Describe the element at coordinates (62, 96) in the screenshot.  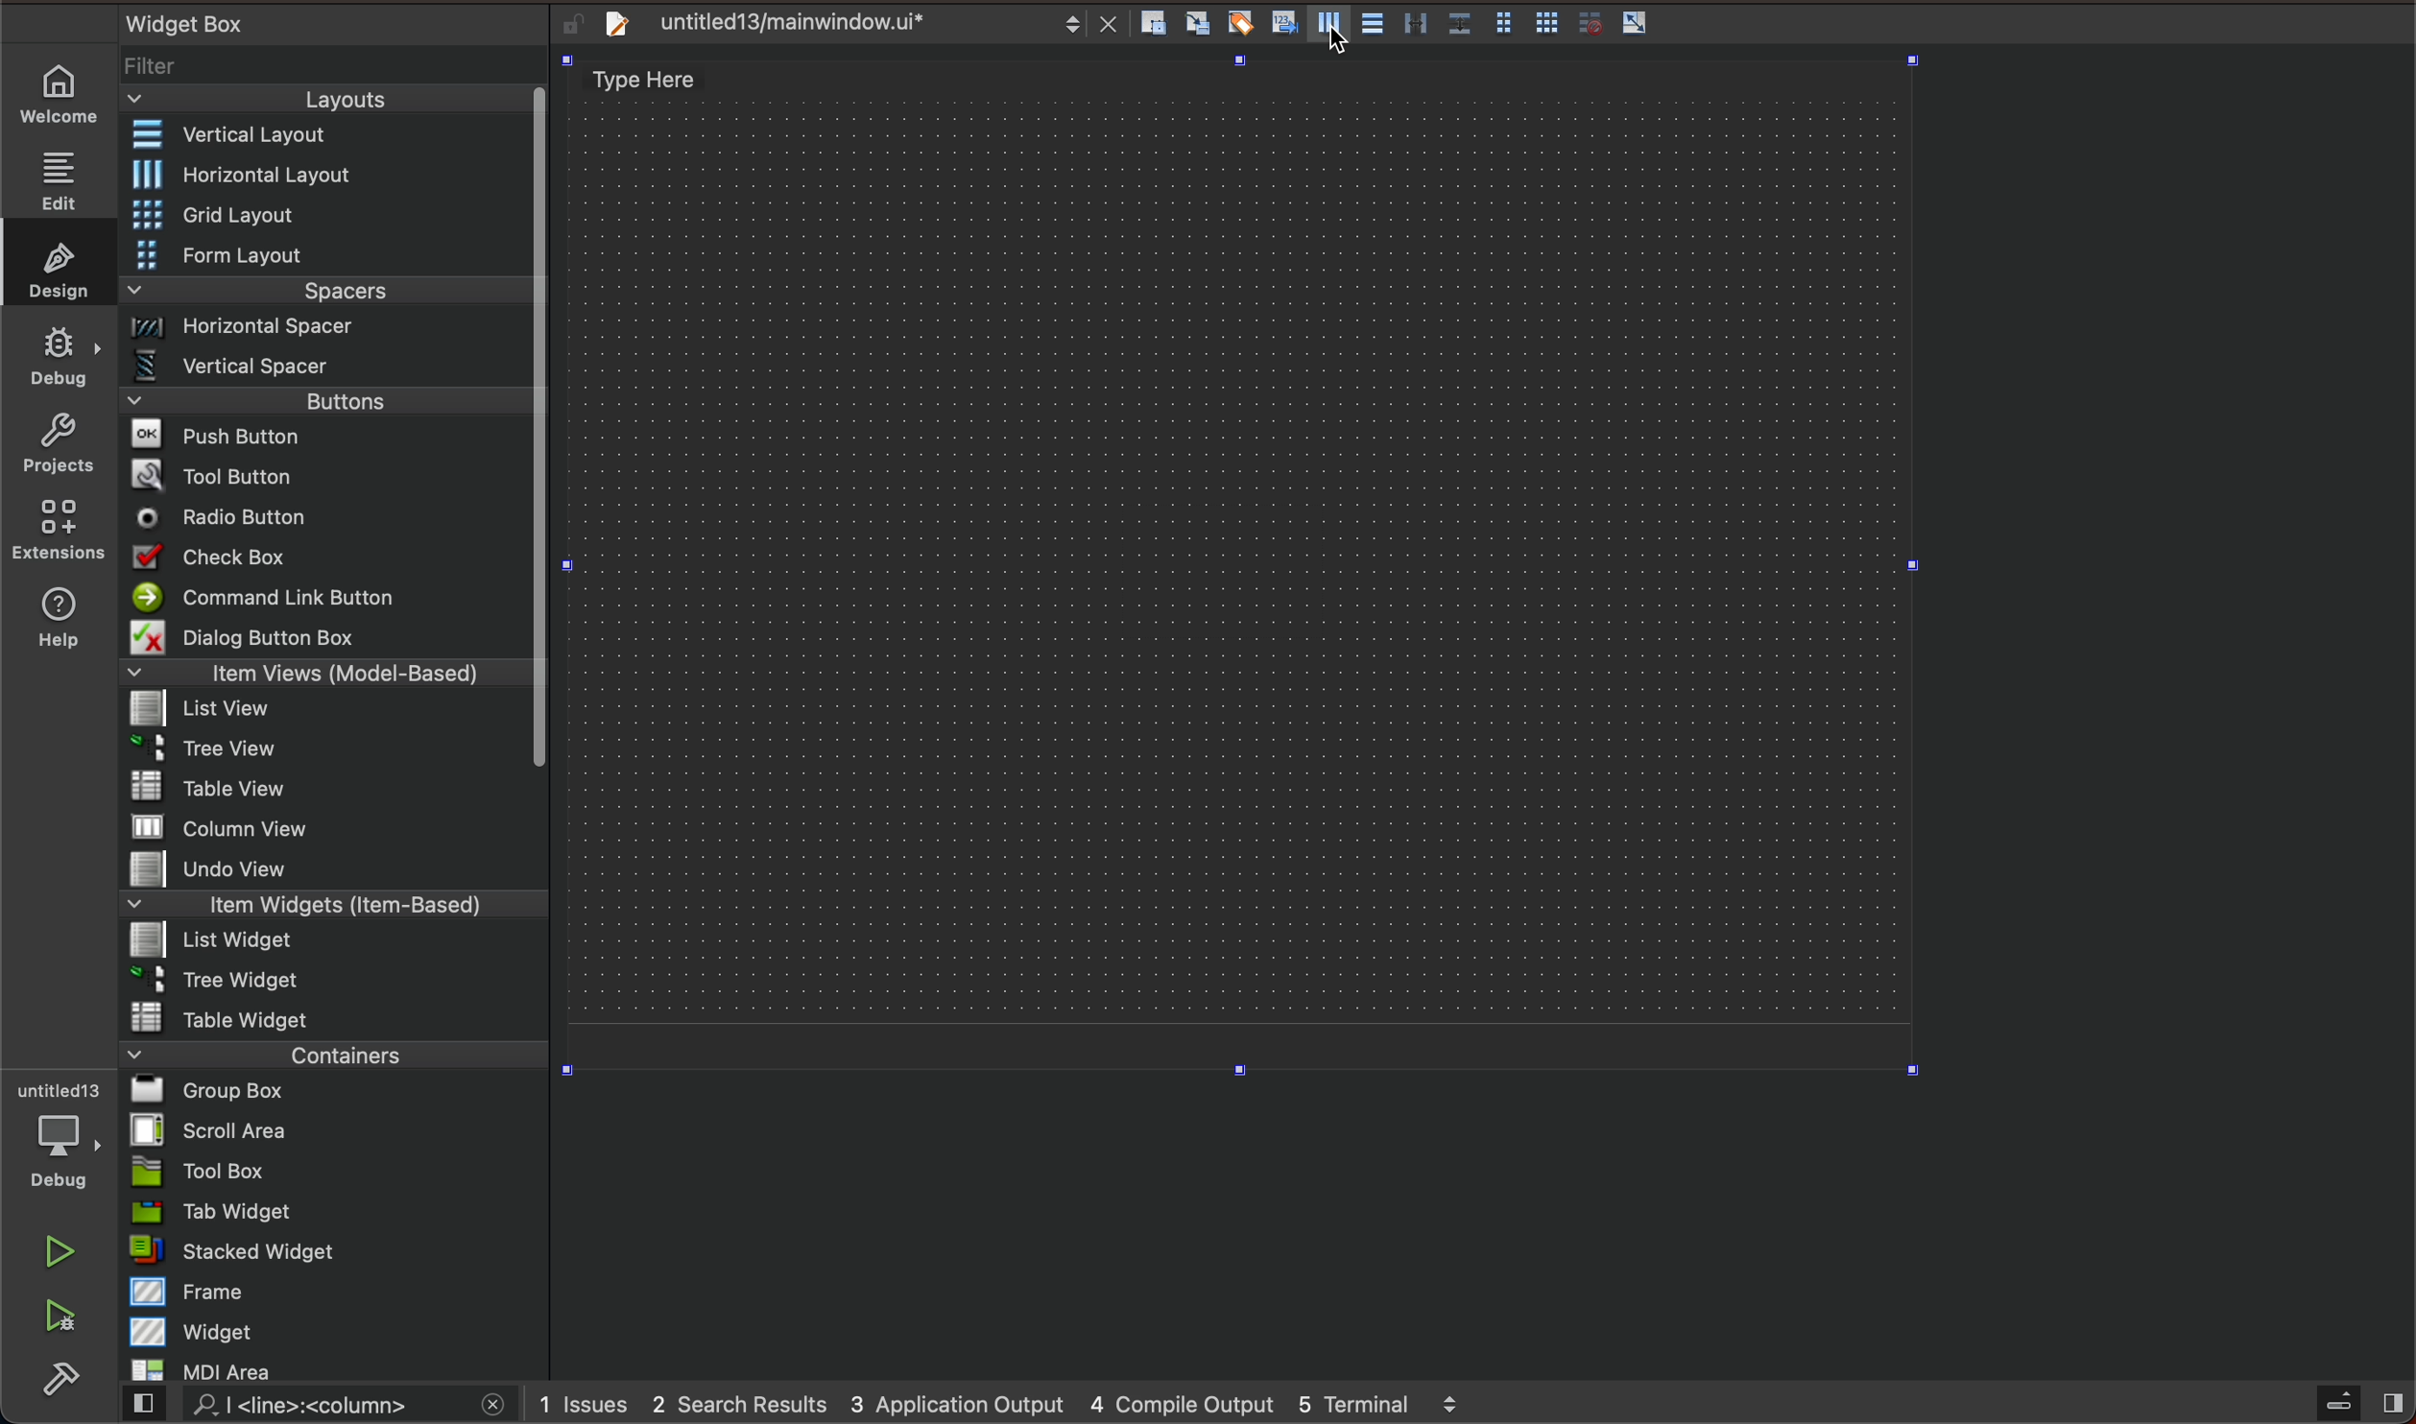
I see `home` at that location.